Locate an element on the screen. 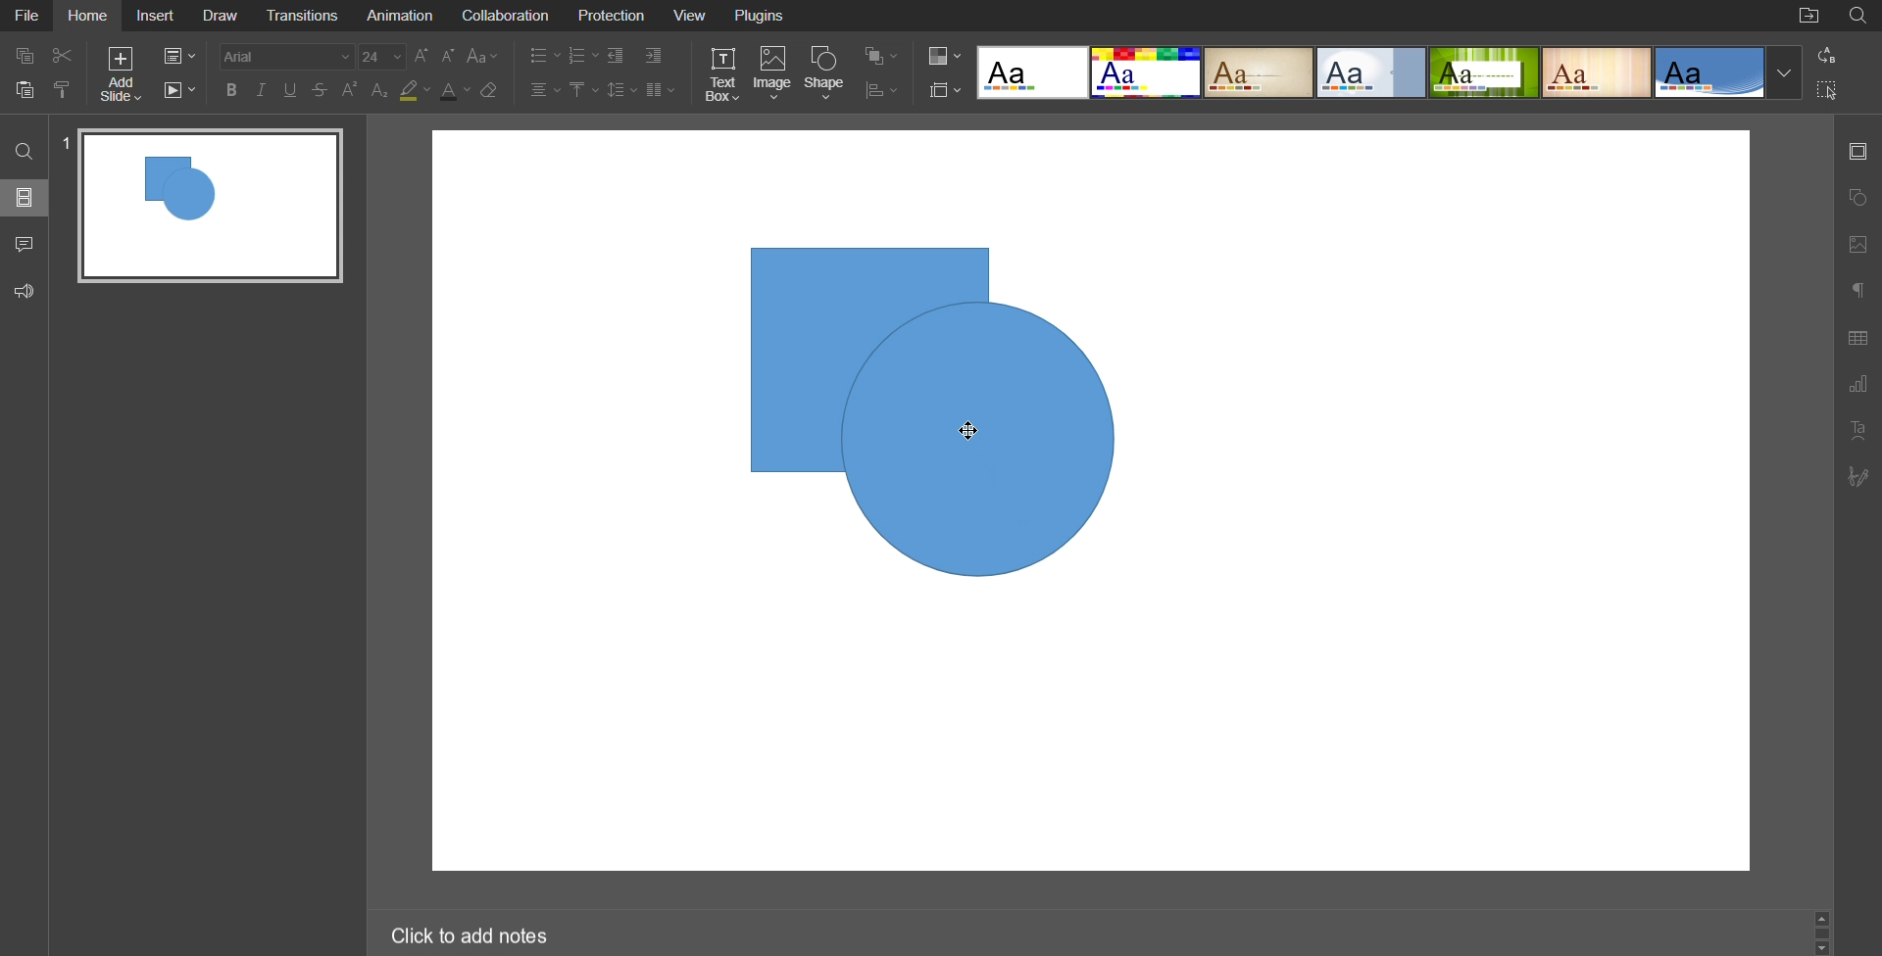 The width and height of the screenshot is (1882, 956). Open File Location is located at coordinates (1808, 15).